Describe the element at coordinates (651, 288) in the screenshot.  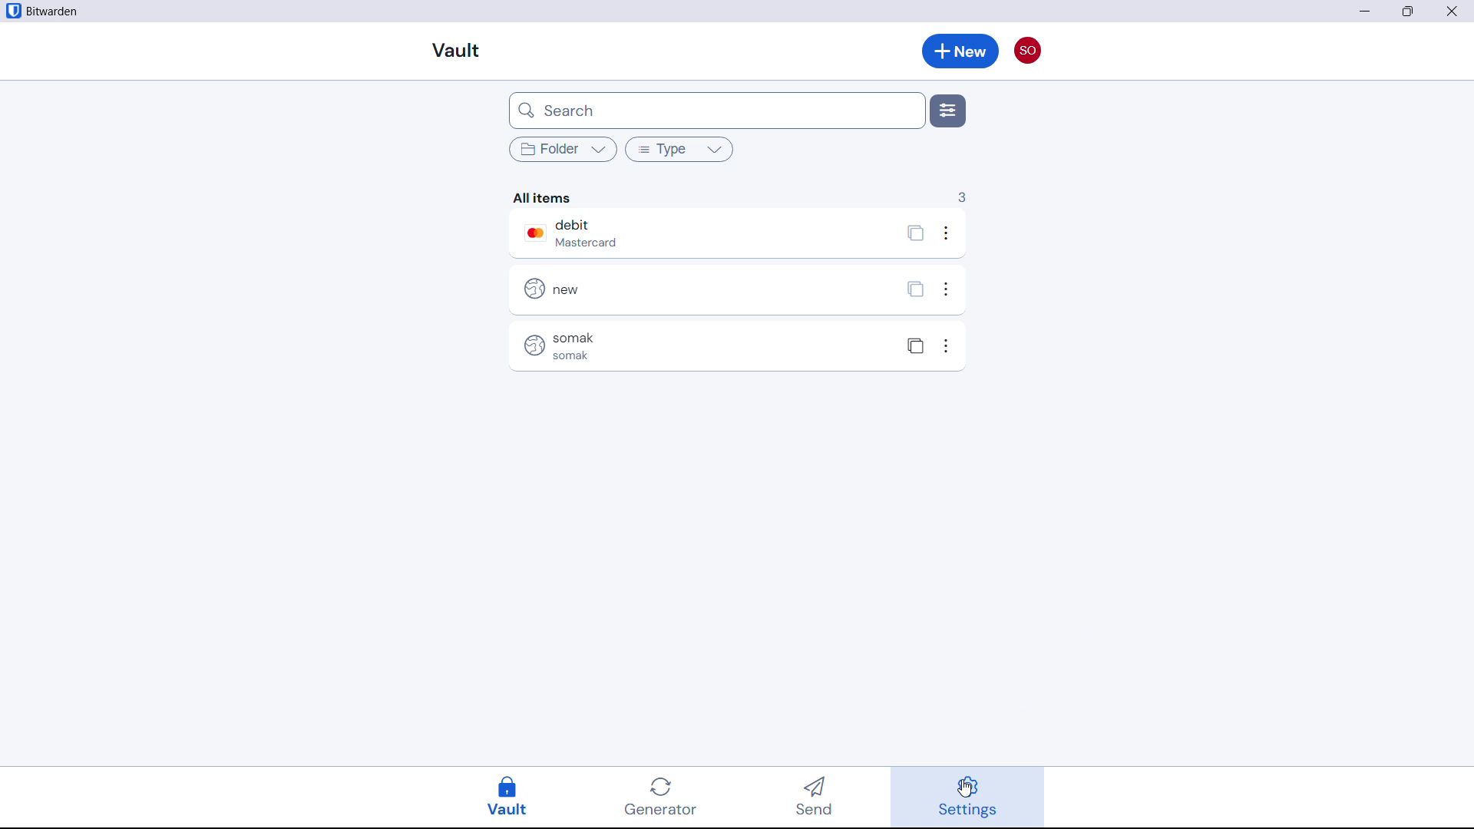
I see `new` at that location.